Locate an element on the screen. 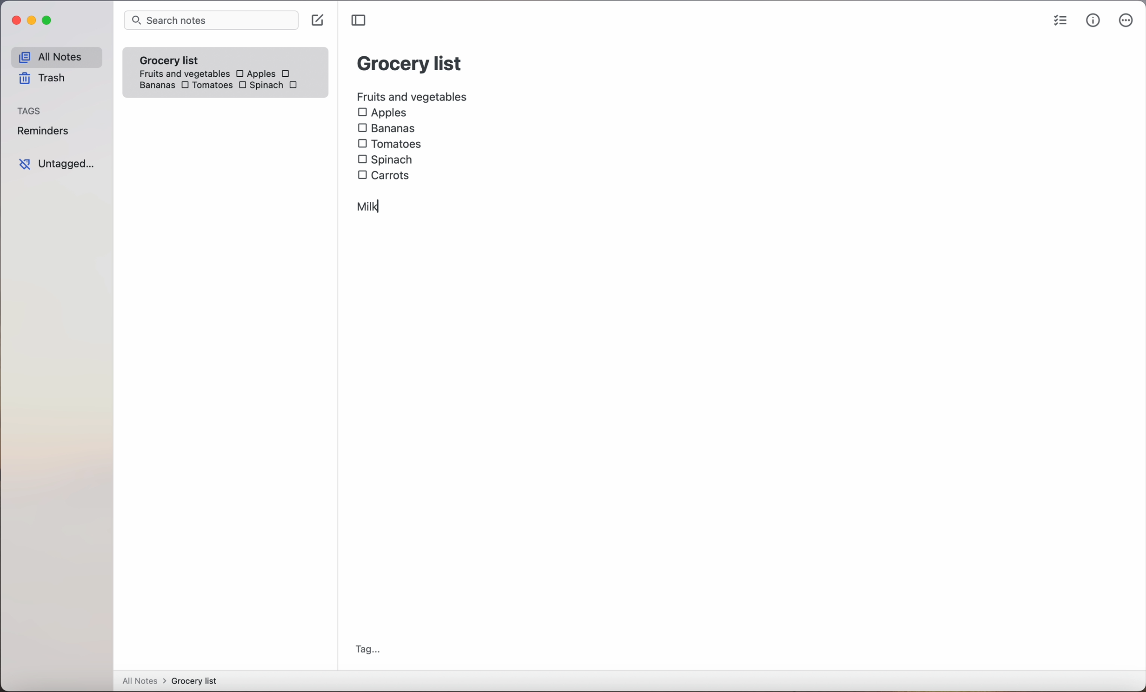  all notes > grocery list is located at coordinates (173, 682).